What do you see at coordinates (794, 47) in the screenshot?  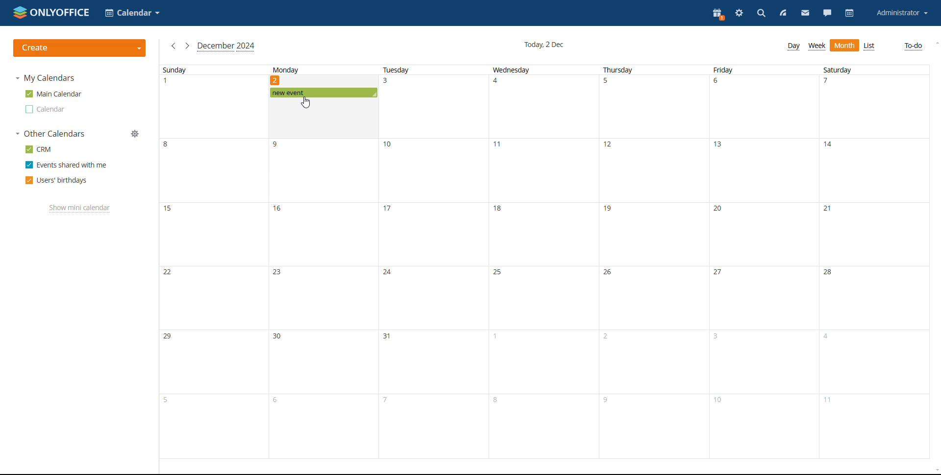 I see `day view` at bounding box center [794, 47].